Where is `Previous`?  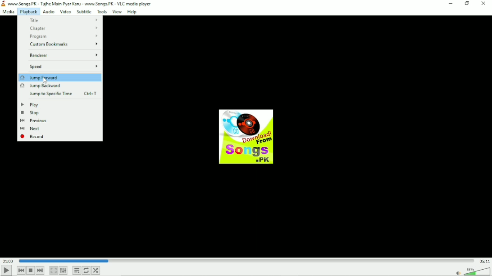 Previous is located at coordinates (21, 271).